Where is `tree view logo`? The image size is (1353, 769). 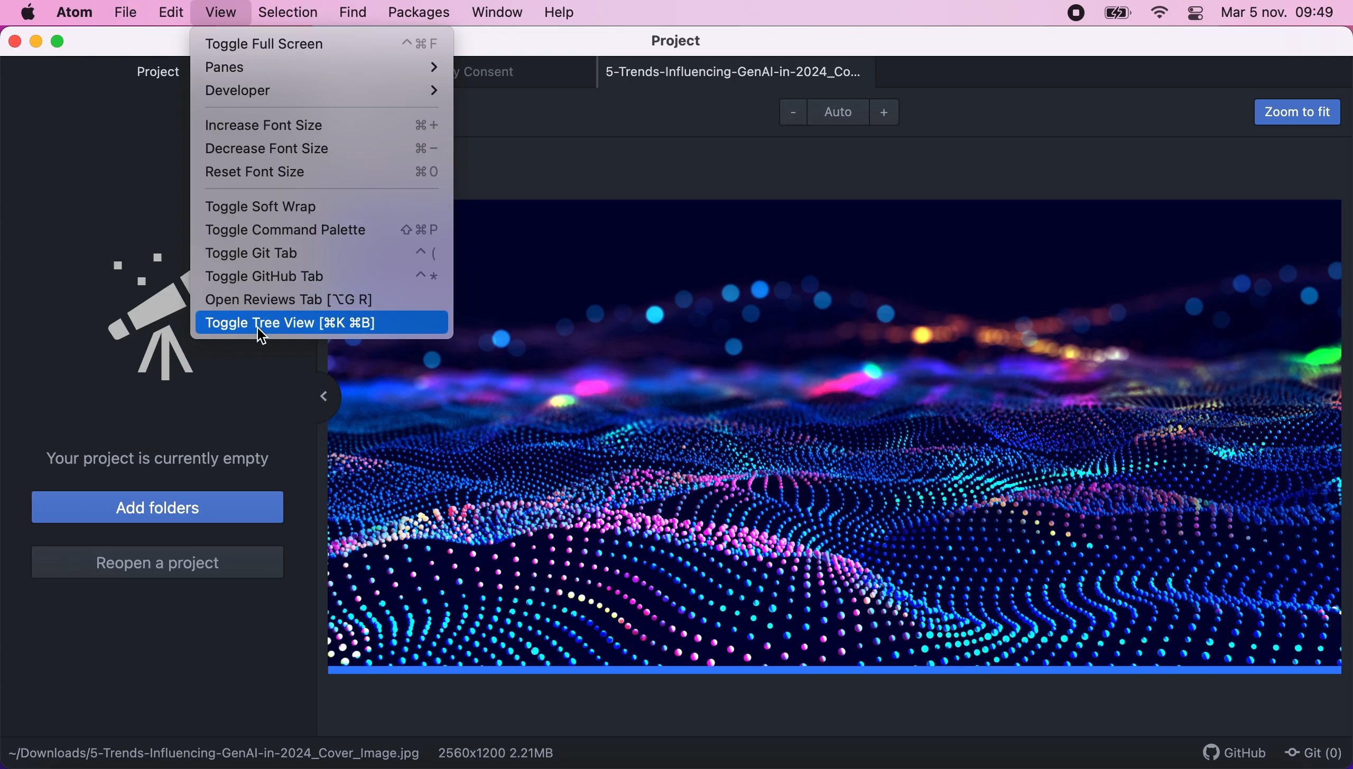 tree view logo is located at coordinates (123, 320).